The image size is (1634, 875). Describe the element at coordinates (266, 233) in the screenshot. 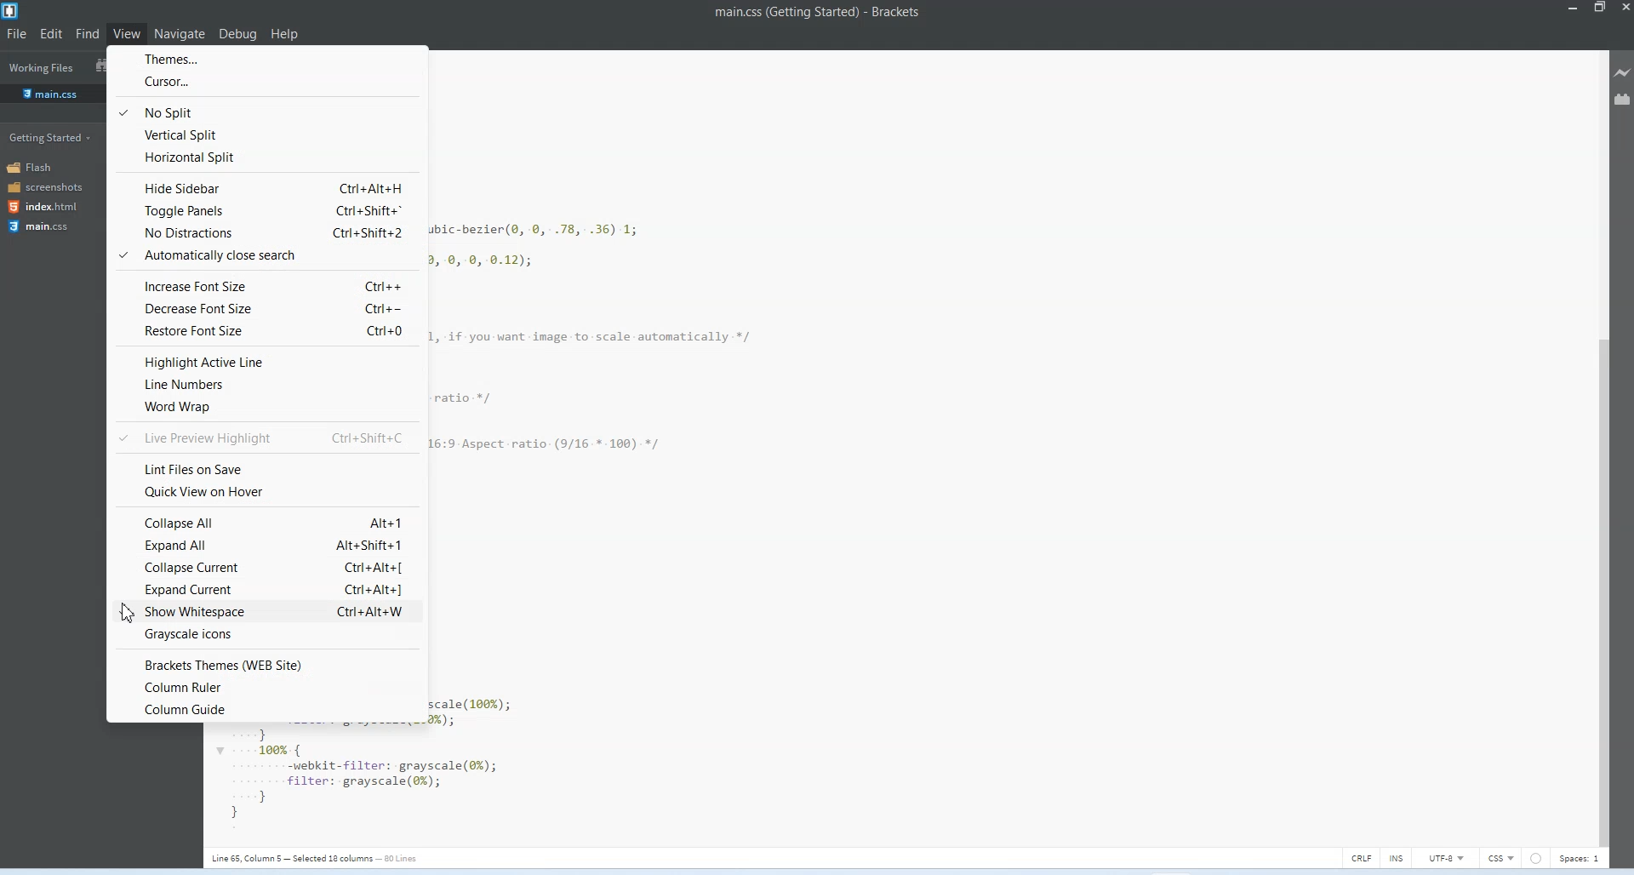

I see `No distractions` at that location.